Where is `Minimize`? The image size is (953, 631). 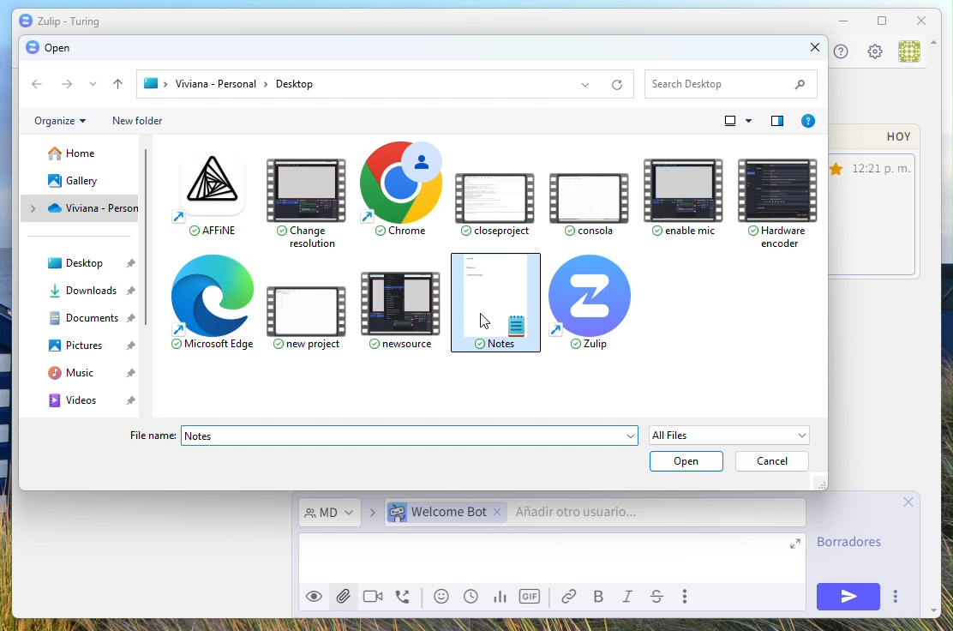
Minimize is located at coordinates (842, 21).